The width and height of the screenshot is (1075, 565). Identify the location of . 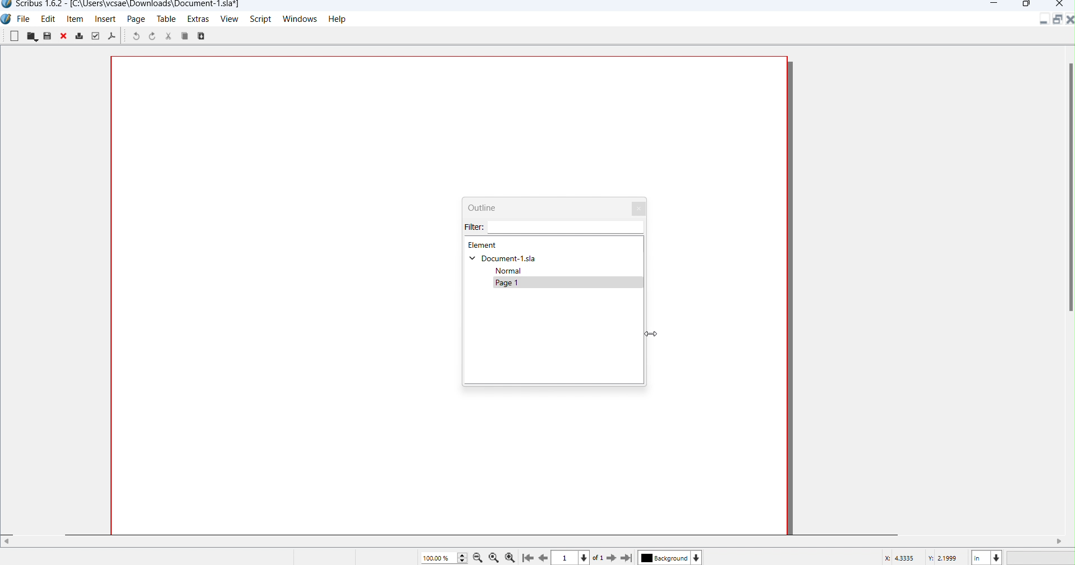
(166, 20).